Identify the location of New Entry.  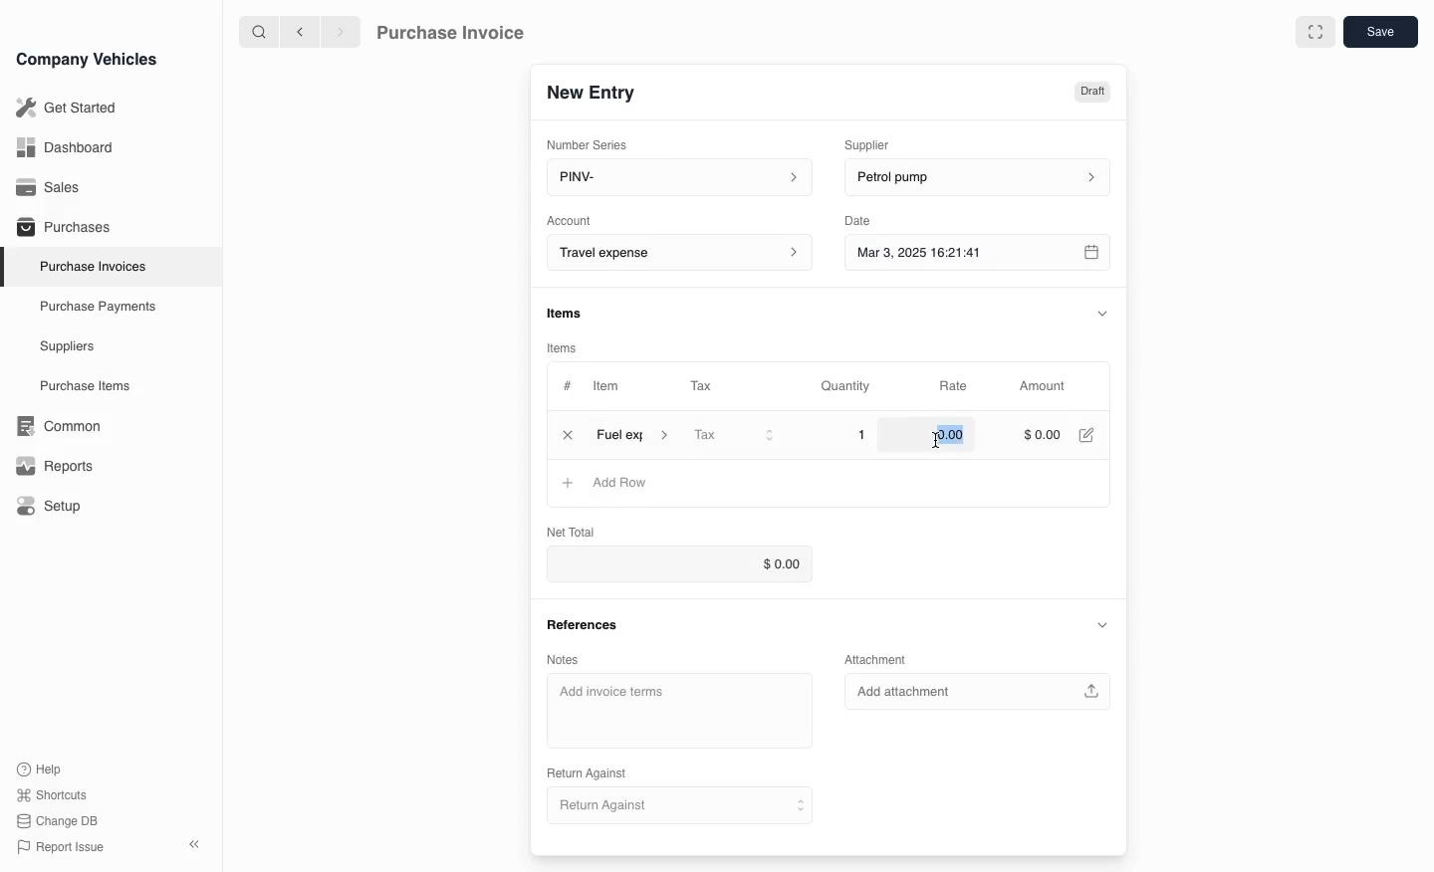
(600, 91).